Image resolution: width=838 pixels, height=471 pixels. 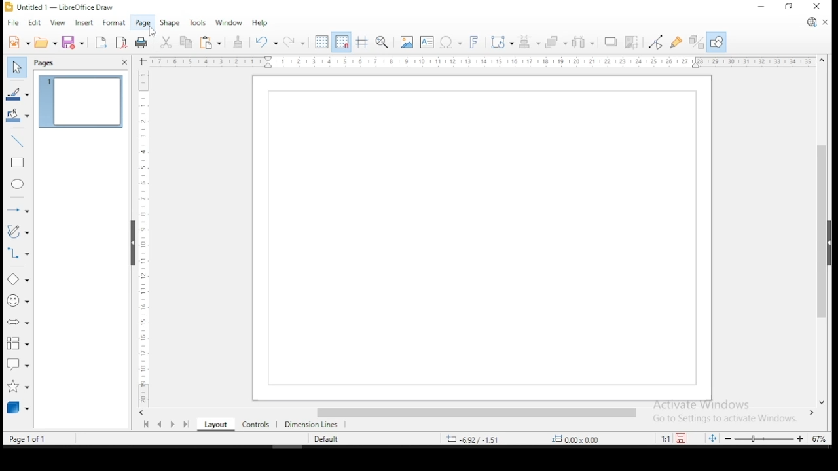 I want to click on curves and polygons, so click(x=18, y=232).